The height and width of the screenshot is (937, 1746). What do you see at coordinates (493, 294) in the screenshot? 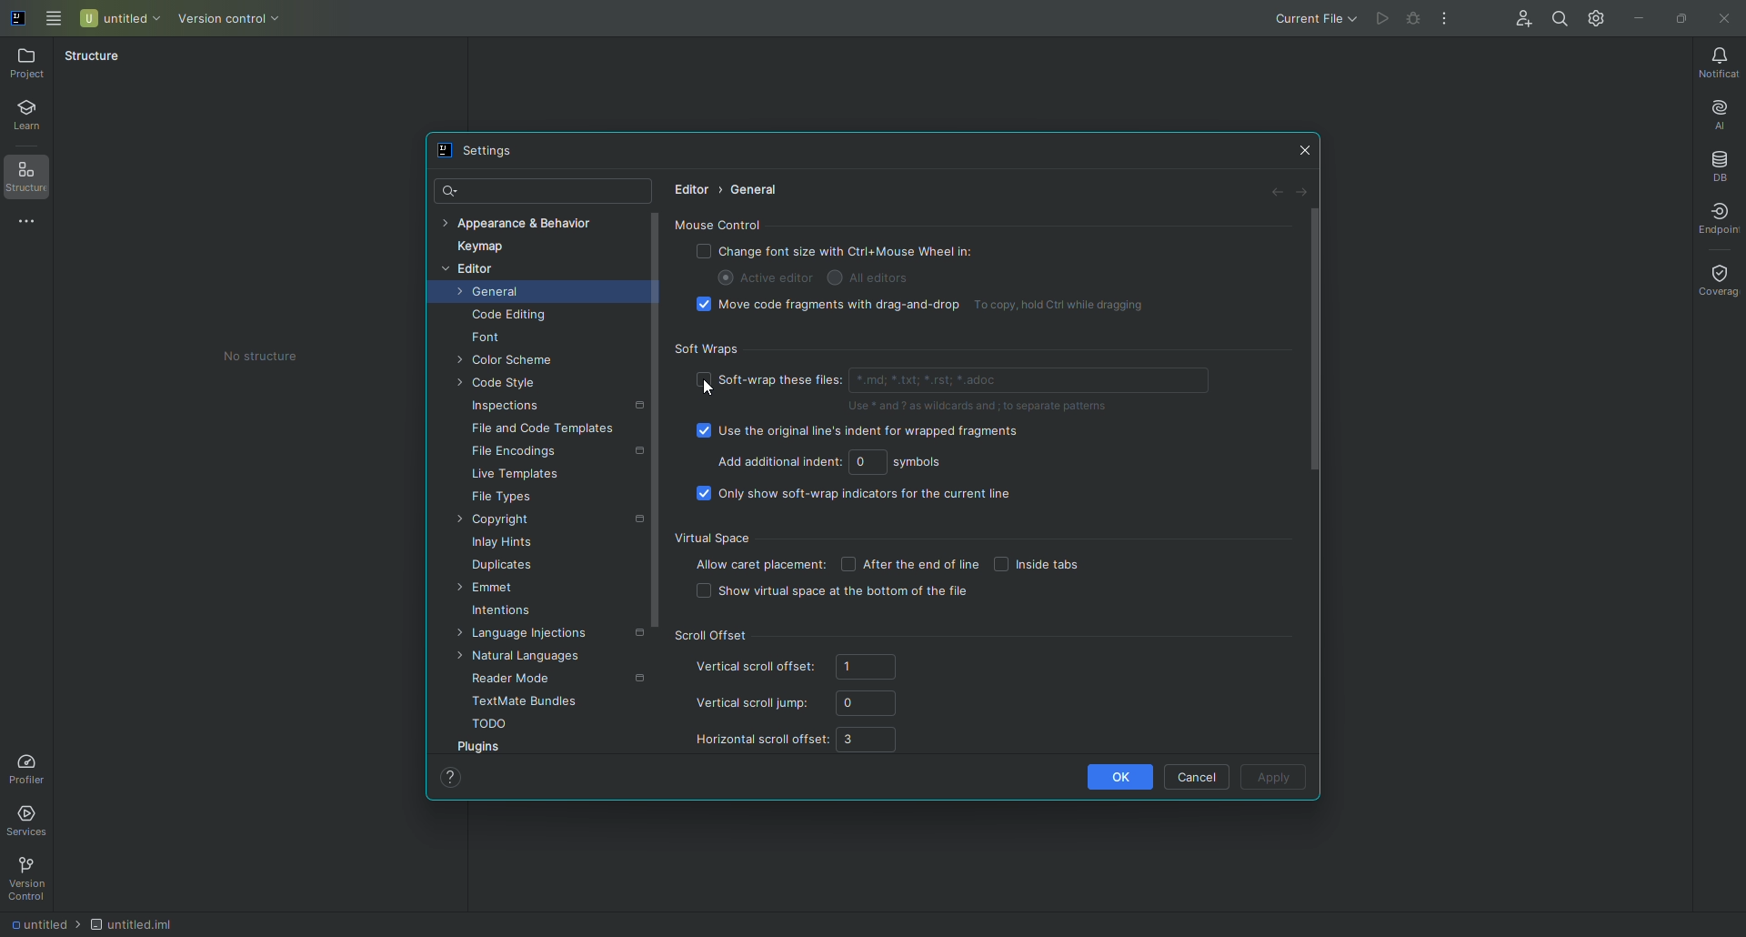
I see `General` at bounding box center [493, 294].